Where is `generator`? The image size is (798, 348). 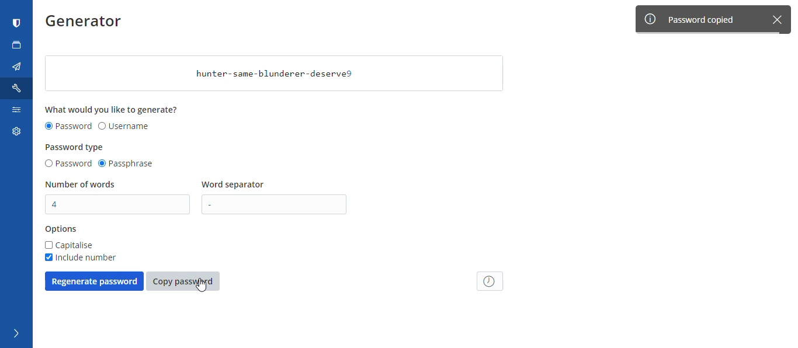
generator is located at coordinates (88, 23).